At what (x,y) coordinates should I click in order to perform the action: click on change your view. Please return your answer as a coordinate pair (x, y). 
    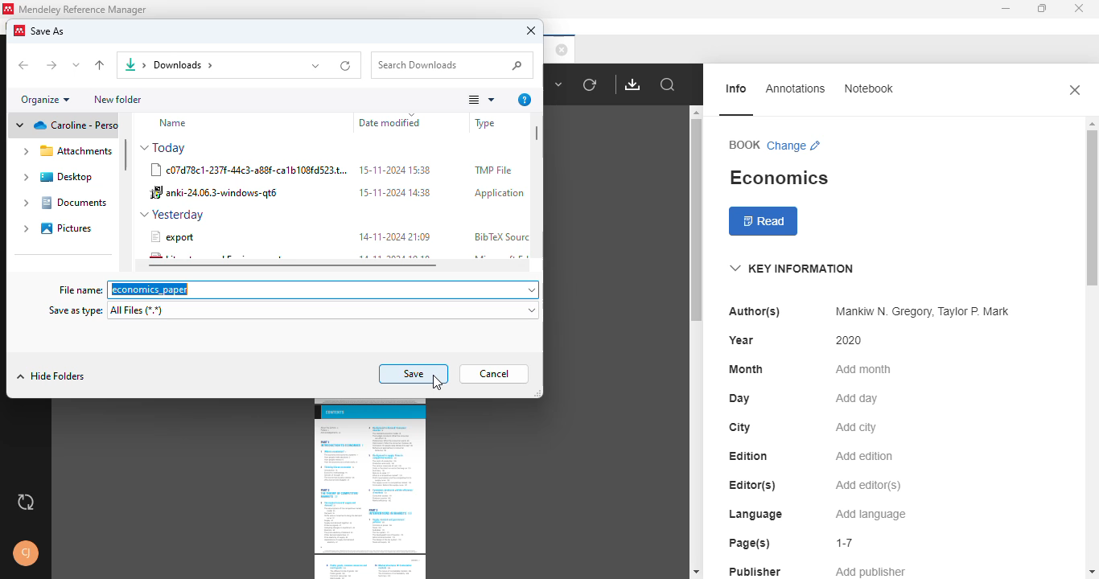
    Looking at the image, I should click on (481, 100).